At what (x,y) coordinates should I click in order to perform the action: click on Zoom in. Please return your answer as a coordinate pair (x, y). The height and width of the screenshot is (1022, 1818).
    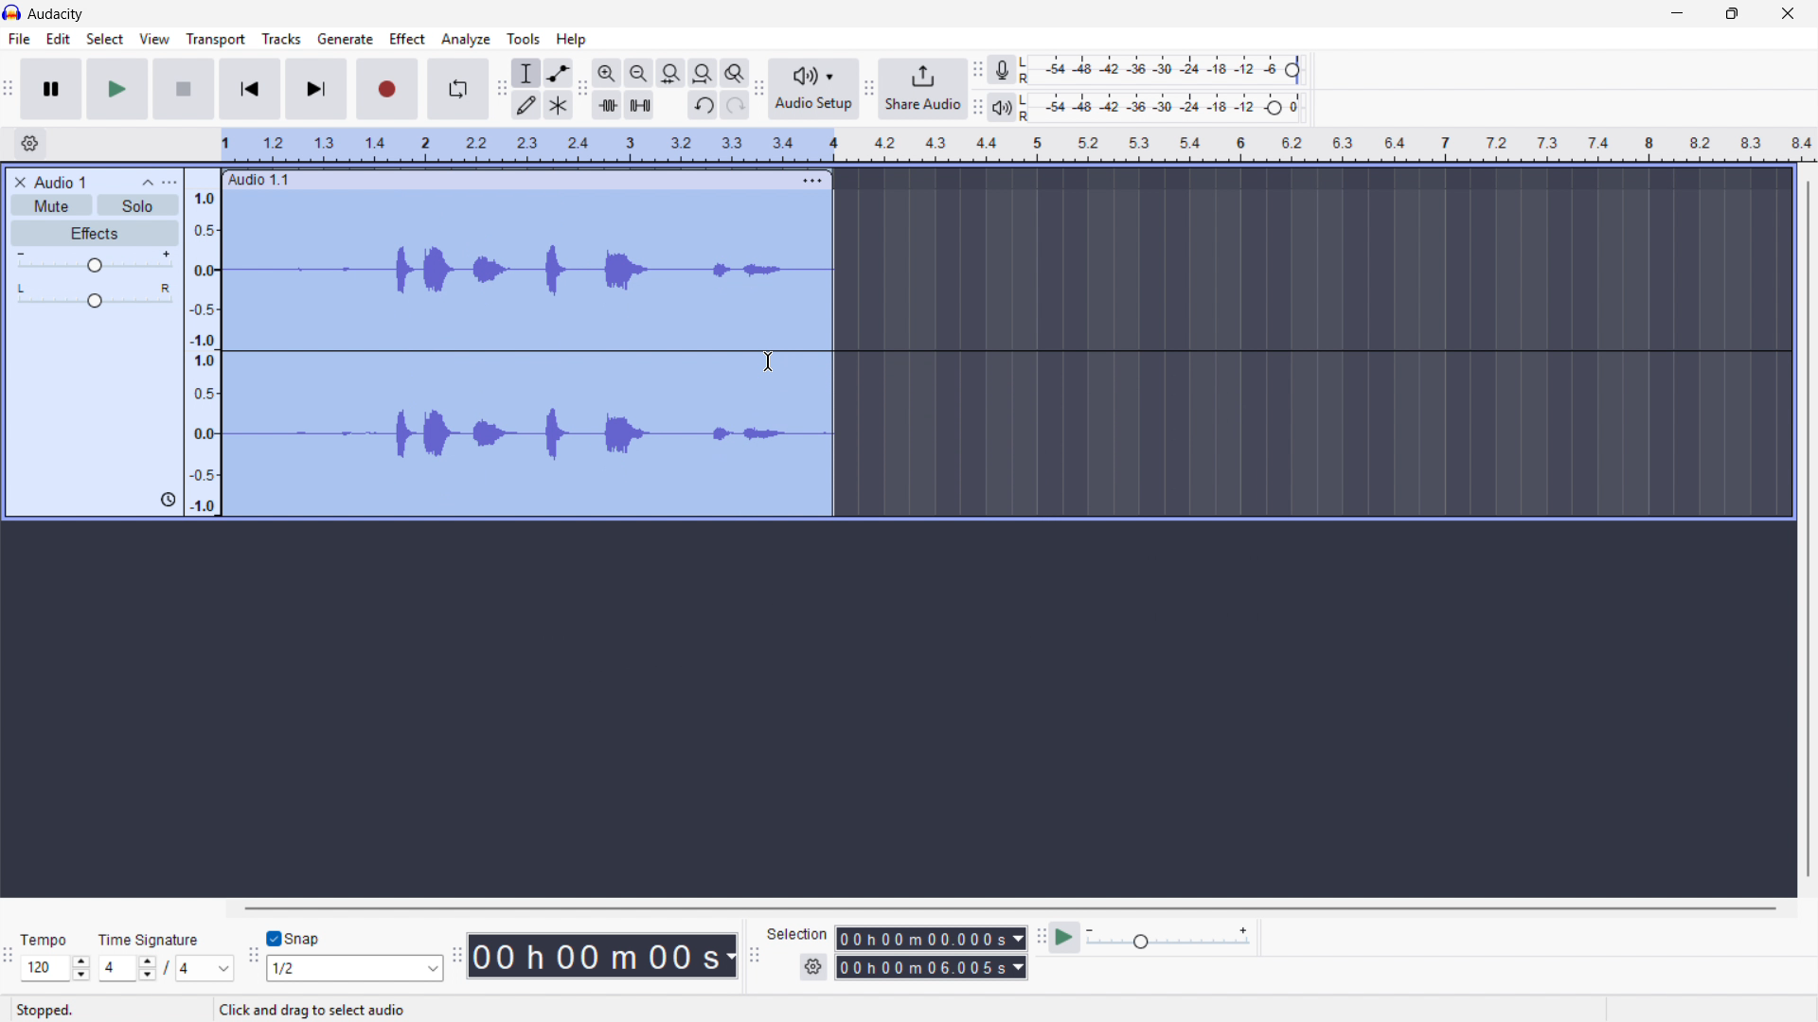
    Looking at the image, I should click on (607, 73).